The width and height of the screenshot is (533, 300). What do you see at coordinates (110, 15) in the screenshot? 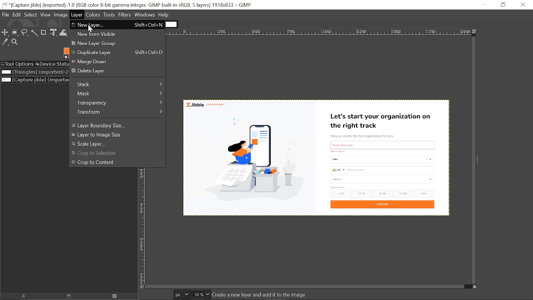
I see `Tools` at bounding box center [110, 15].